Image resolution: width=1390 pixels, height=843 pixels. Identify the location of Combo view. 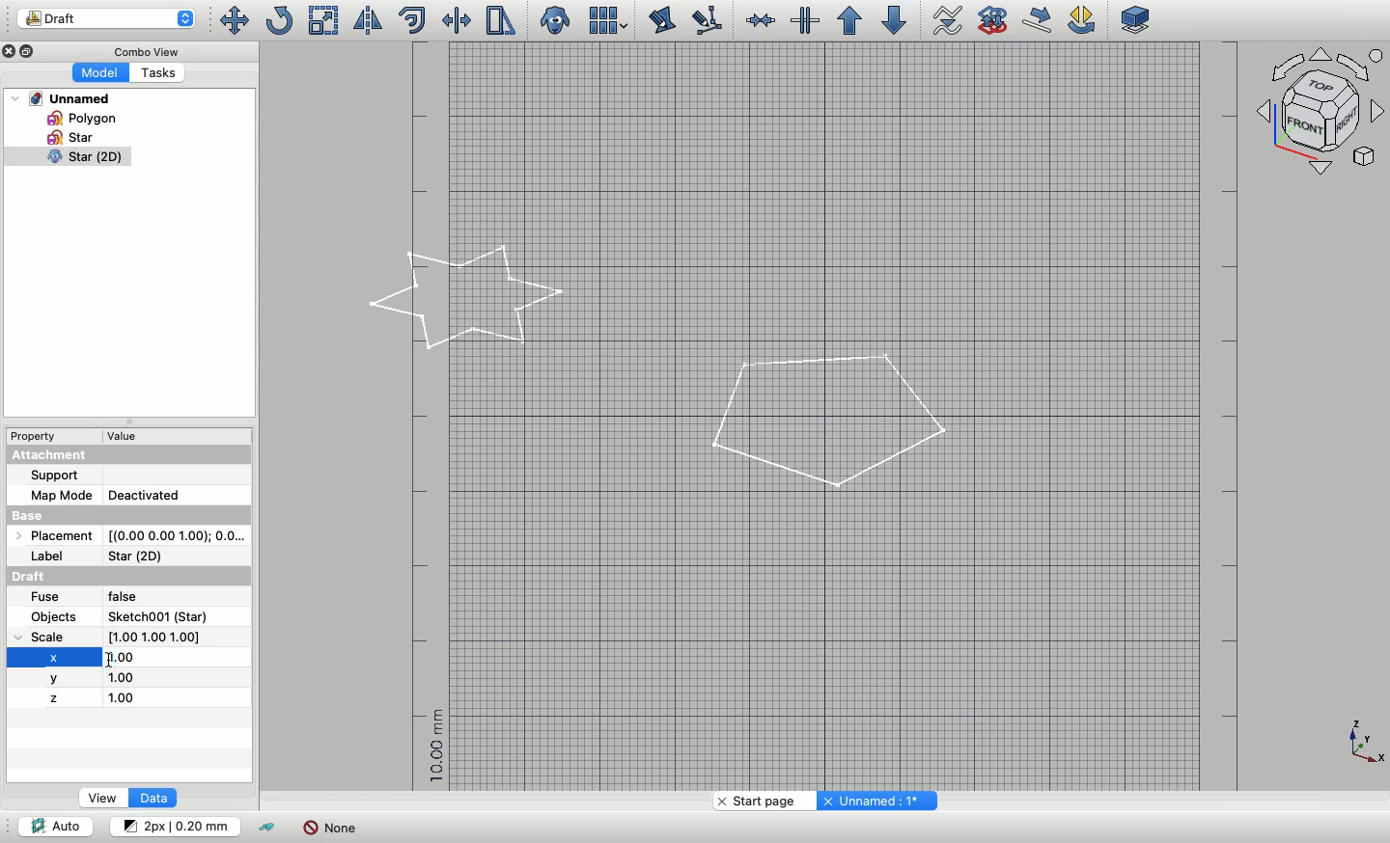
(143, 50).